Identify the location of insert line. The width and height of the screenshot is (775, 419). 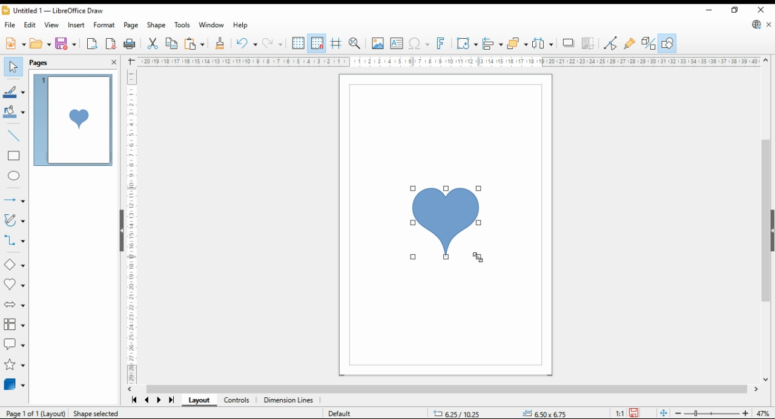
(14, 134).